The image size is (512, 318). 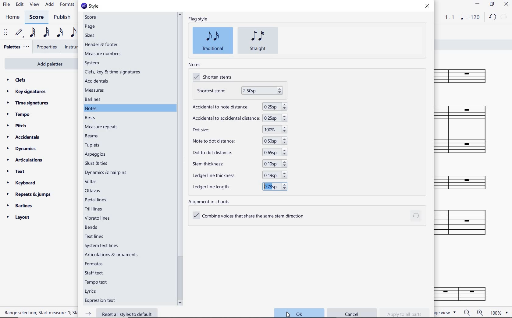 I want to click on dot to dot distance, so click(x=238, y=153).